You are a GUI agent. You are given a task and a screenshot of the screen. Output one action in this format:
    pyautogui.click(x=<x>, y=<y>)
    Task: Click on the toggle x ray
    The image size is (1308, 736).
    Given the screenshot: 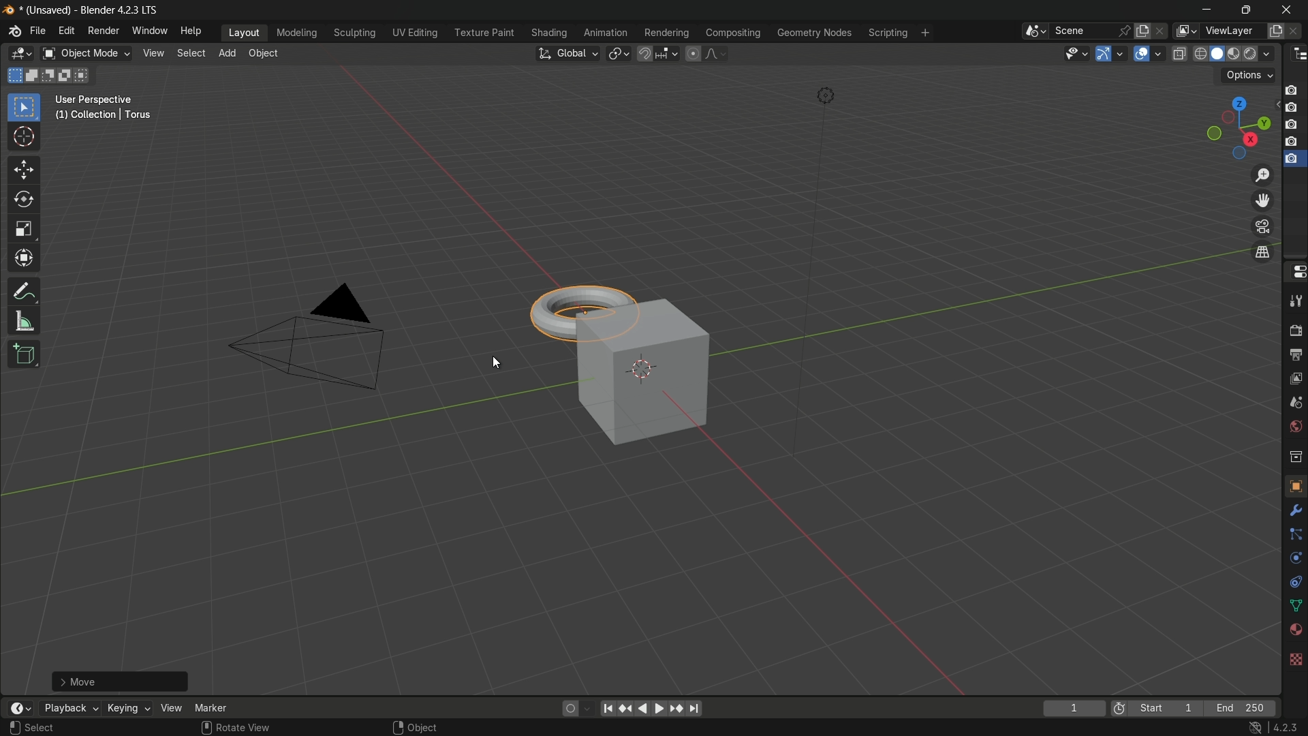 What is the action you would take?
    pyautogui.click(x=1179, y=53)
    